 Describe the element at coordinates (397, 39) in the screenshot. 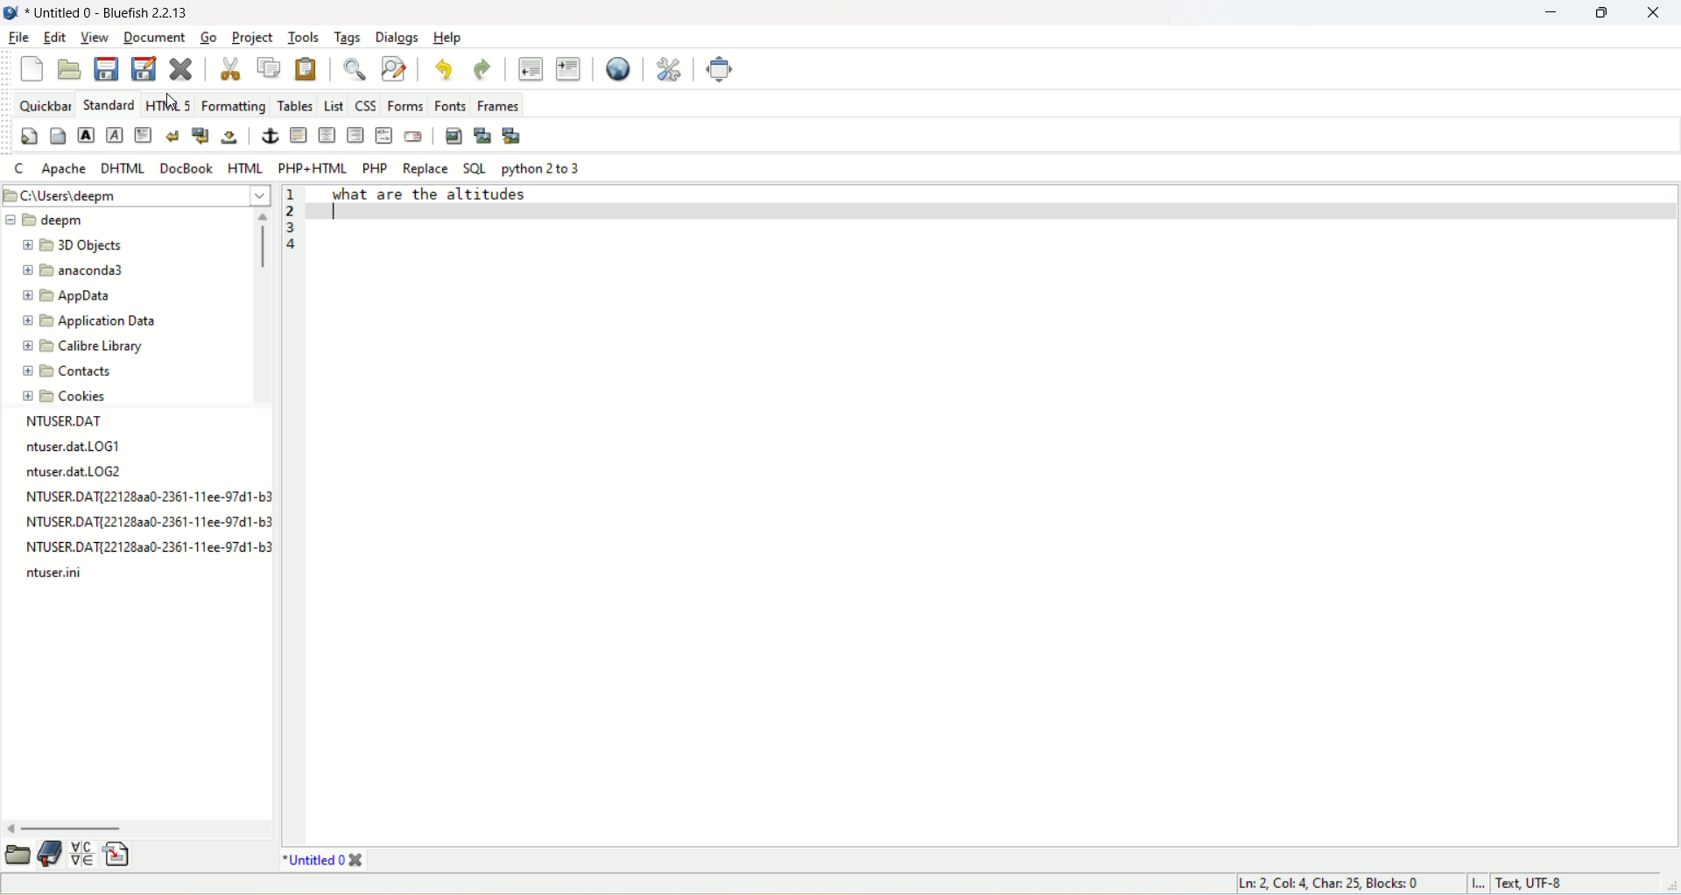

I see `dialogs` at that location.